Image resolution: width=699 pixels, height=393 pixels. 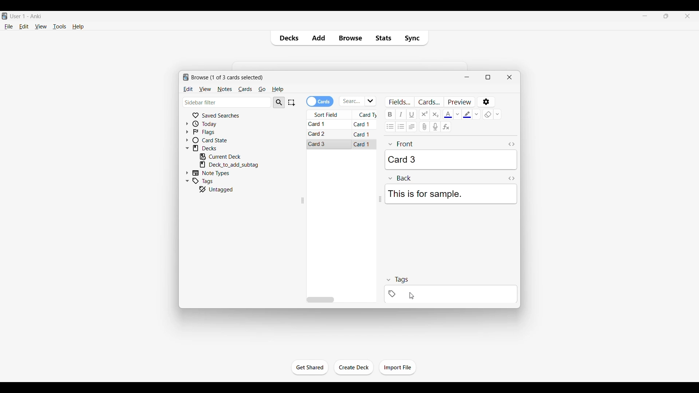 I want to click on User 1 - Anki, so click(x=26, y=16).